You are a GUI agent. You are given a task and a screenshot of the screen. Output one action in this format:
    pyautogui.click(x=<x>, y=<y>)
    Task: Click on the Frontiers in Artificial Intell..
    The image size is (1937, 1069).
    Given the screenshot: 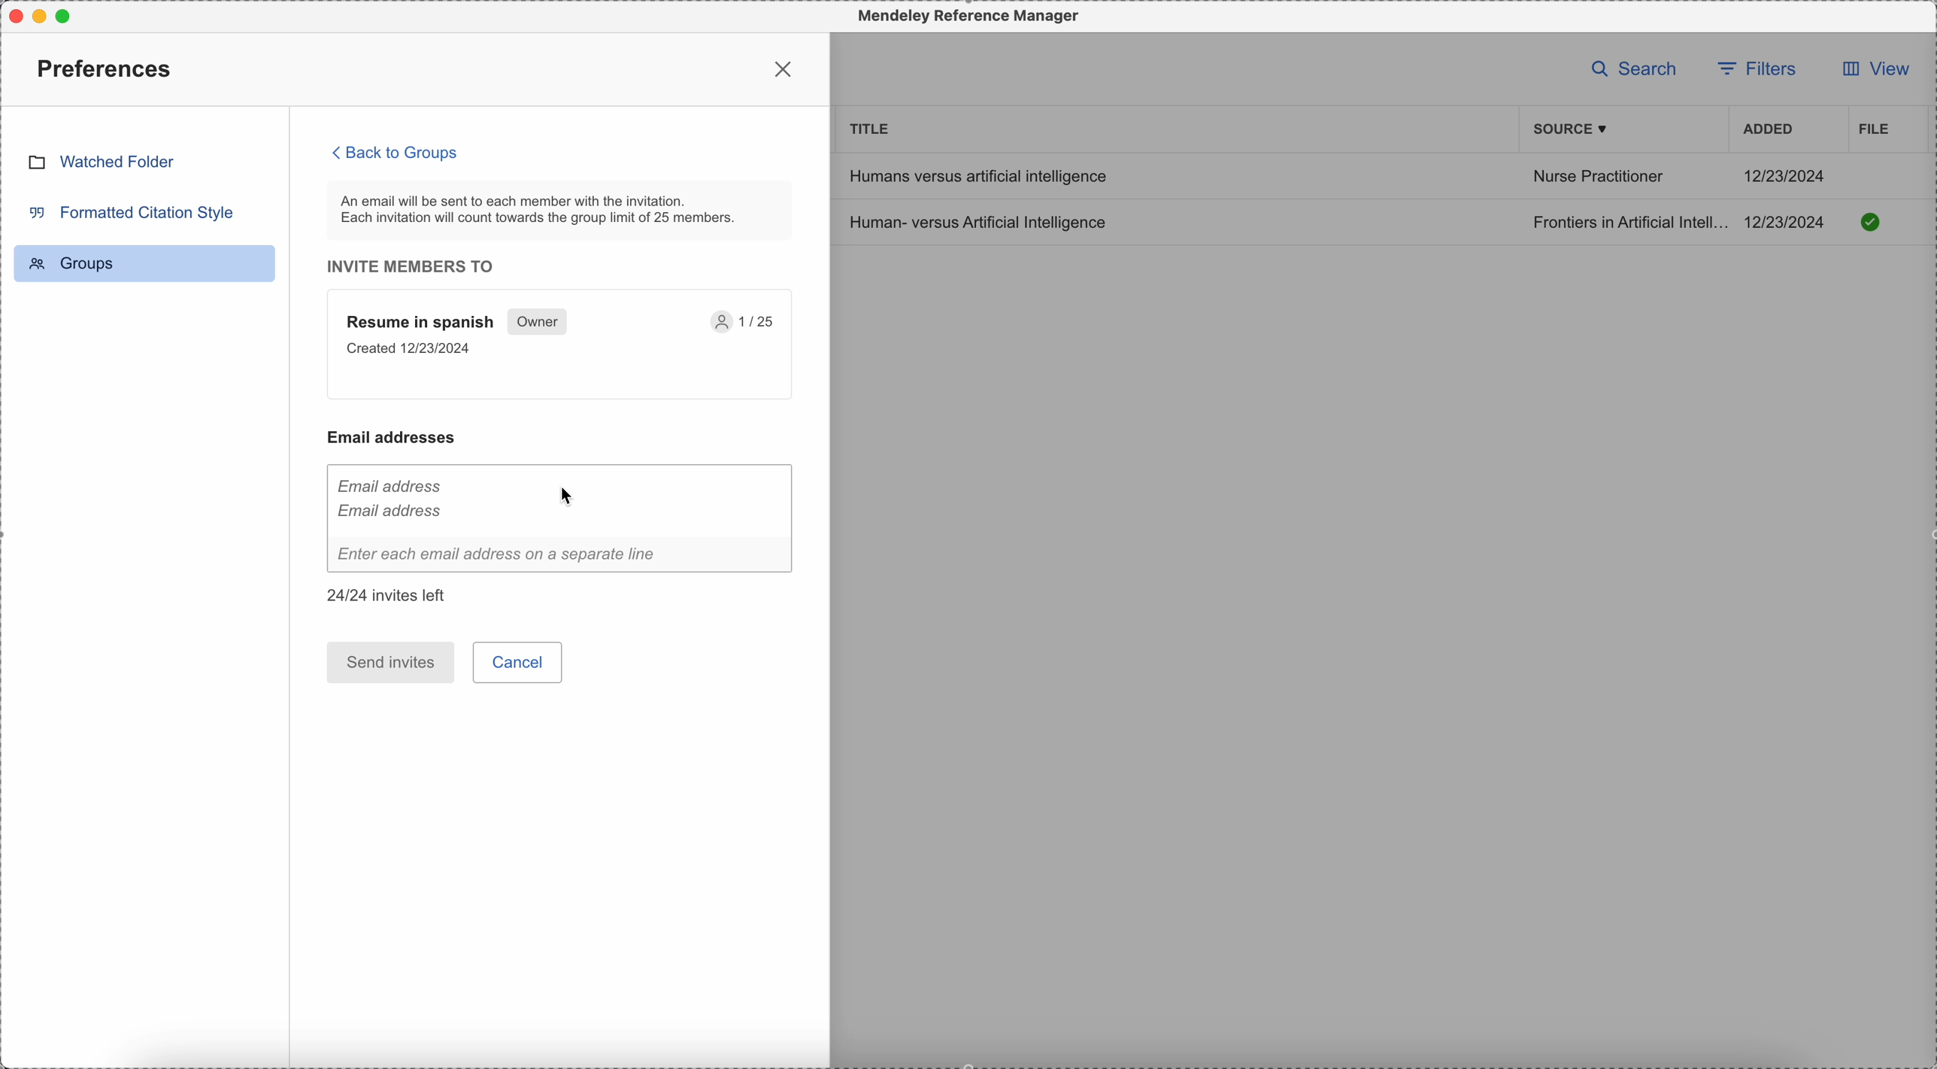 What is the action you would take?
    pyautogui.click(x=1627, y=221)
    